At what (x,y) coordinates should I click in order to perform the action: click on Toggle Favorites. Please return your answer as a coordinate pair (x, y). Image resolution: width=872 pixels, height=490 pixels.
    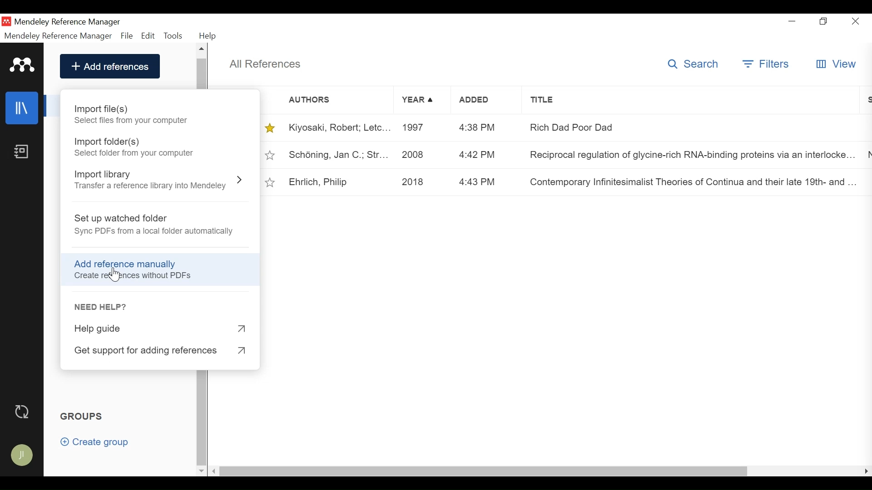
    Looking at the image, I should click on (271, 181).